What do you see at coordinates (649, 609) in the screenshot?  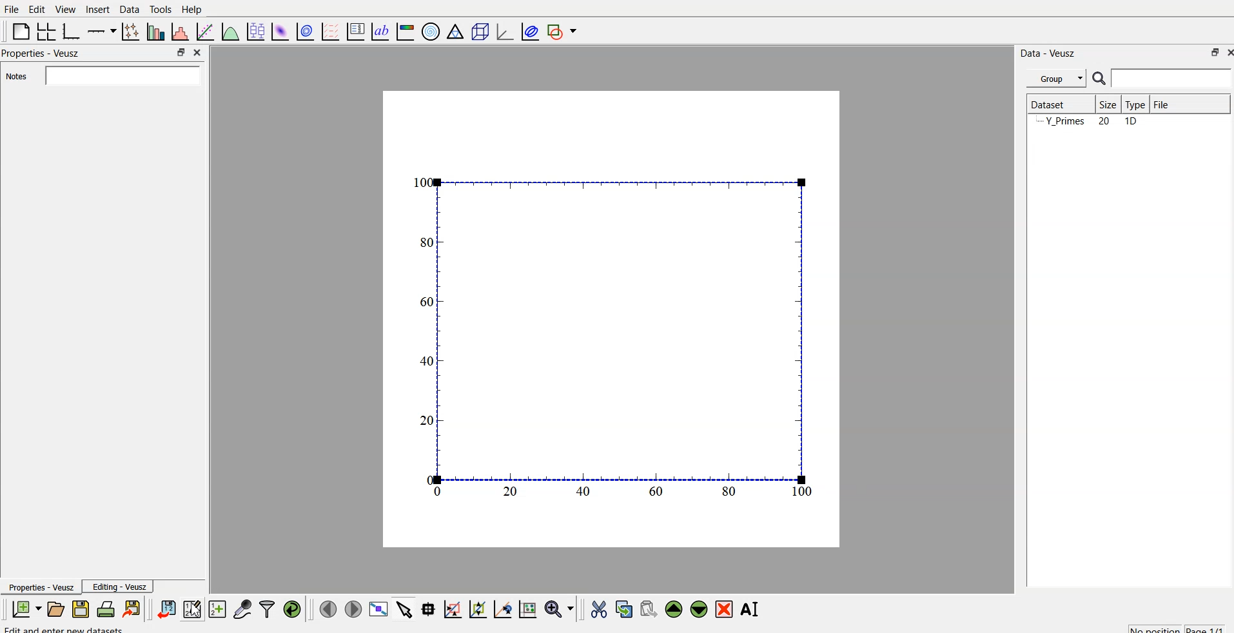 I see `paste the widget from the clipboard` at bounding box center [649, 609].